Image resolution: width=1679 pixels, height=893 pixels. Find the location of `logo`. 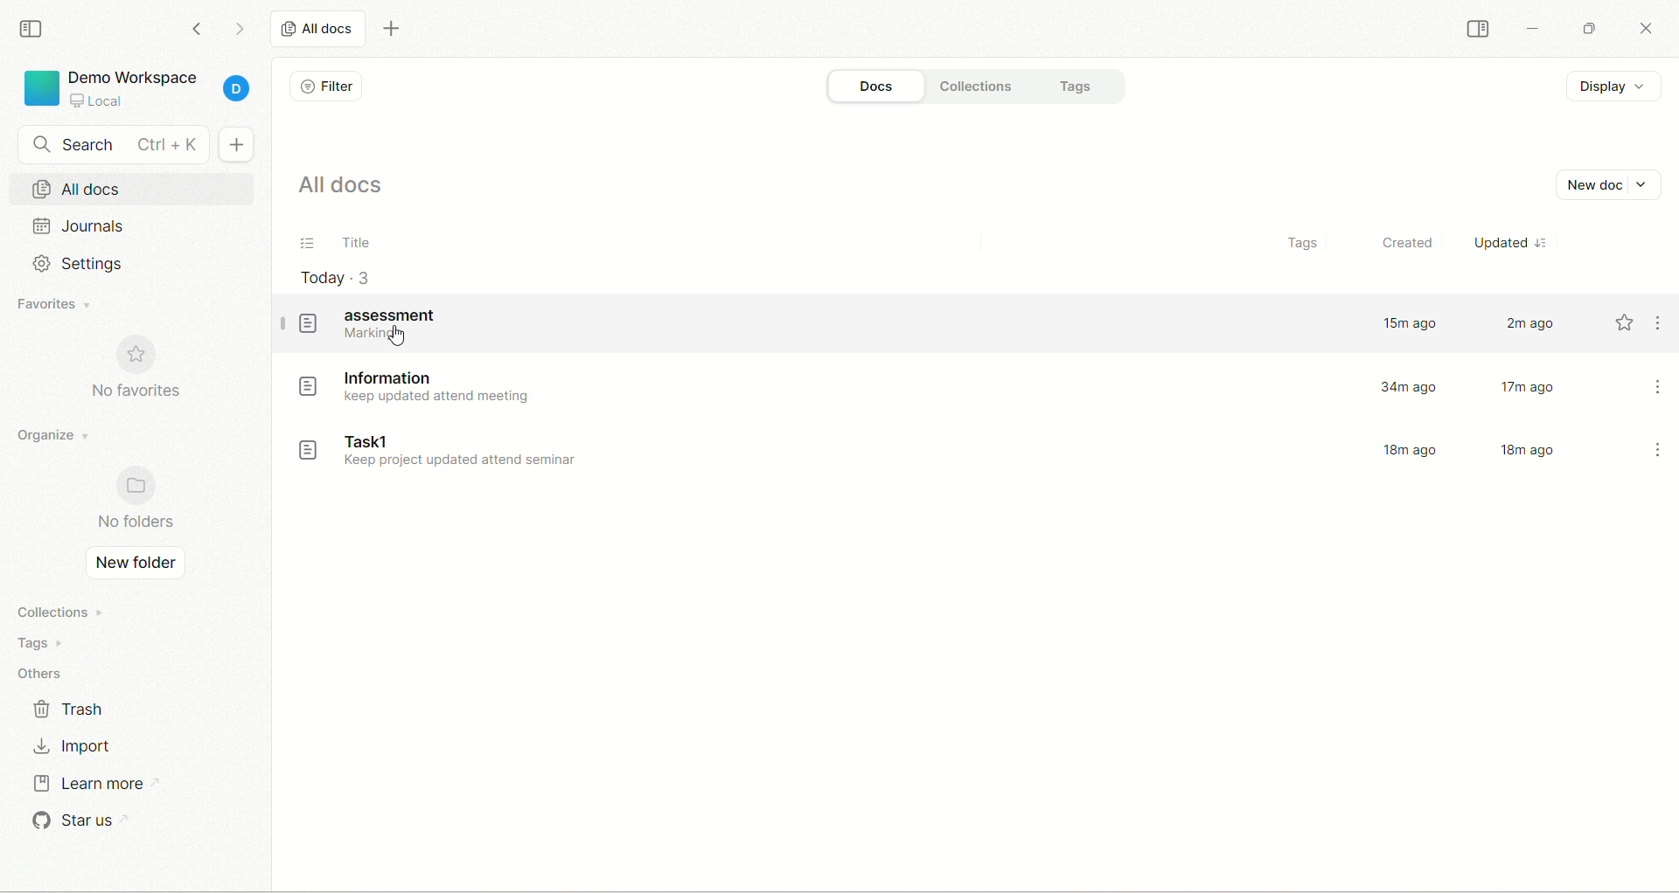

logo is located at coordinates (39, 89).